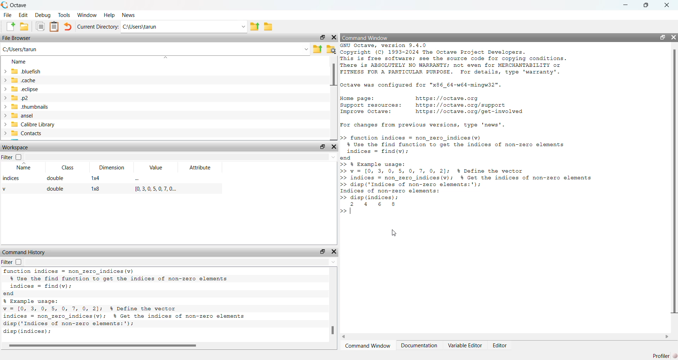 The height and width of the screenshot is (360, 678). What do you see at coordinates (25, 167) in the screenshot?
I see `Name` at bounding box center [25, 167].